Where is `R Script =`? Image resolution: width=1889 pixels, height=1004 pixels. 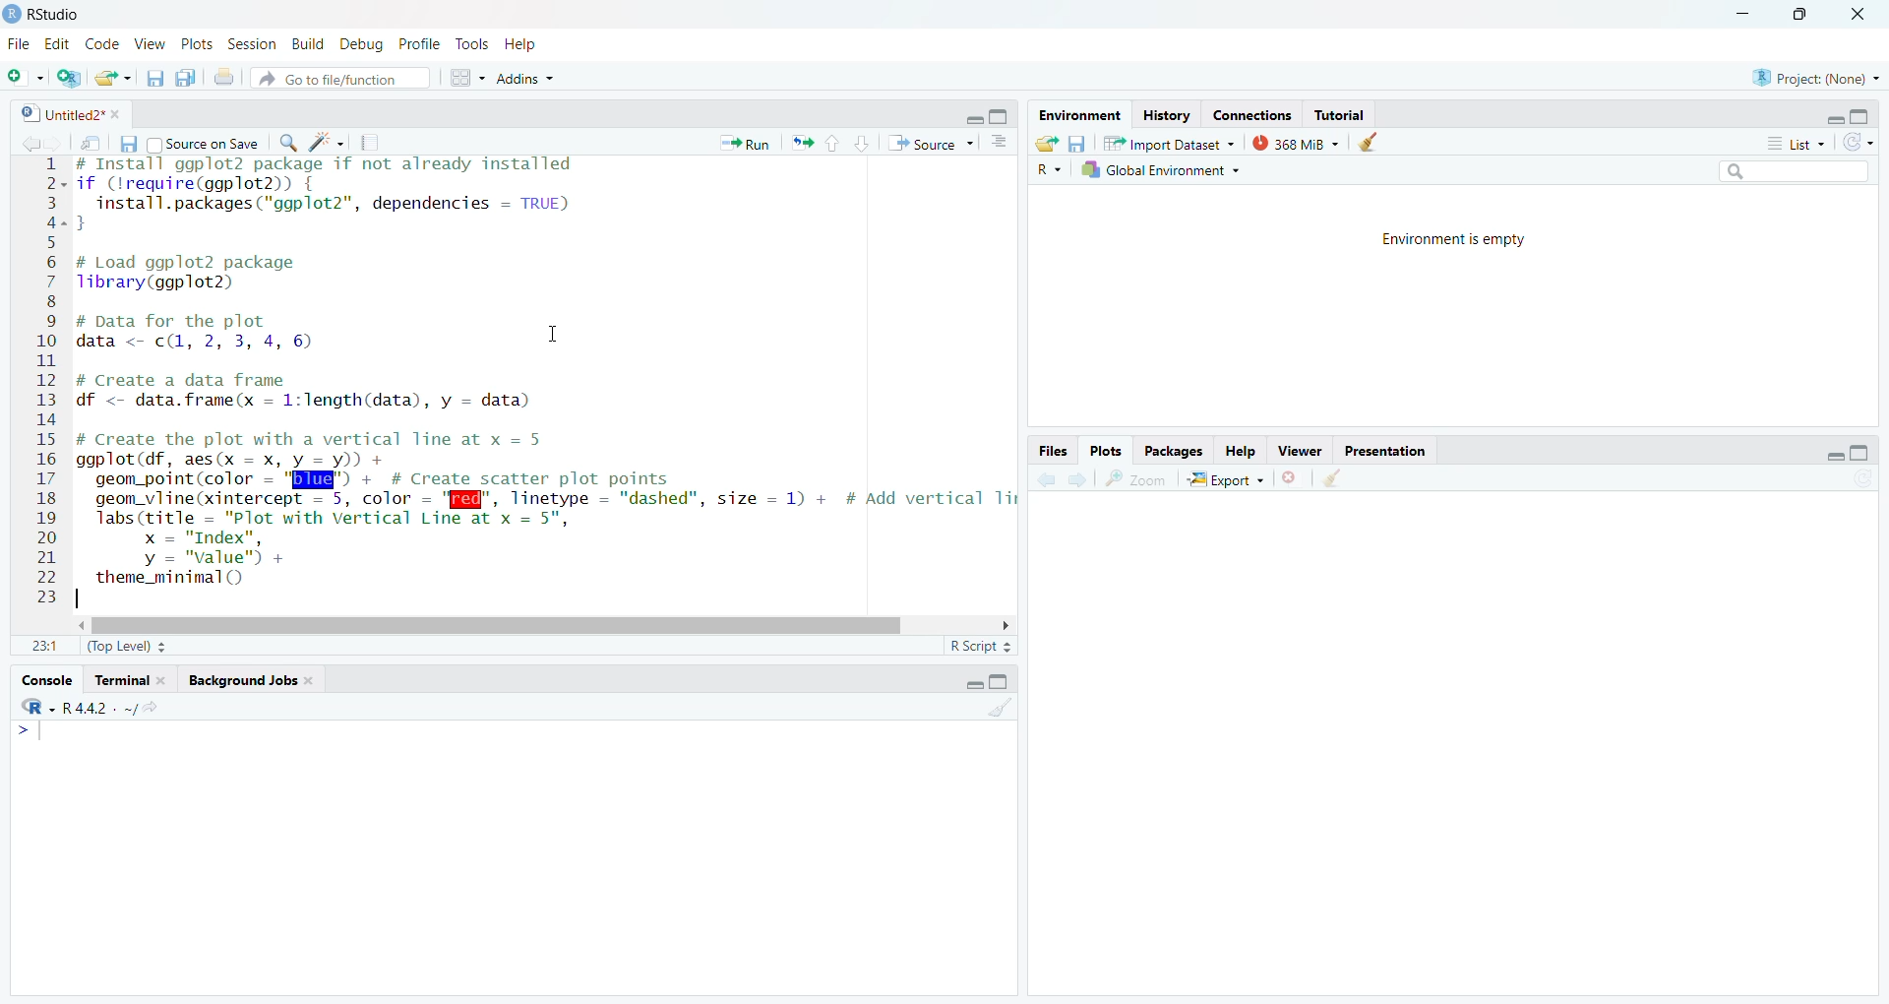
R Script = is located at coordinates (984, 644).